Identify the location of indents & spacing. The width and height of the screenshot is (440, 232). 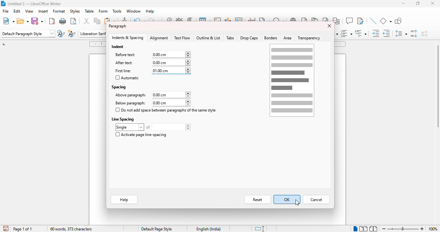
(128, 38).